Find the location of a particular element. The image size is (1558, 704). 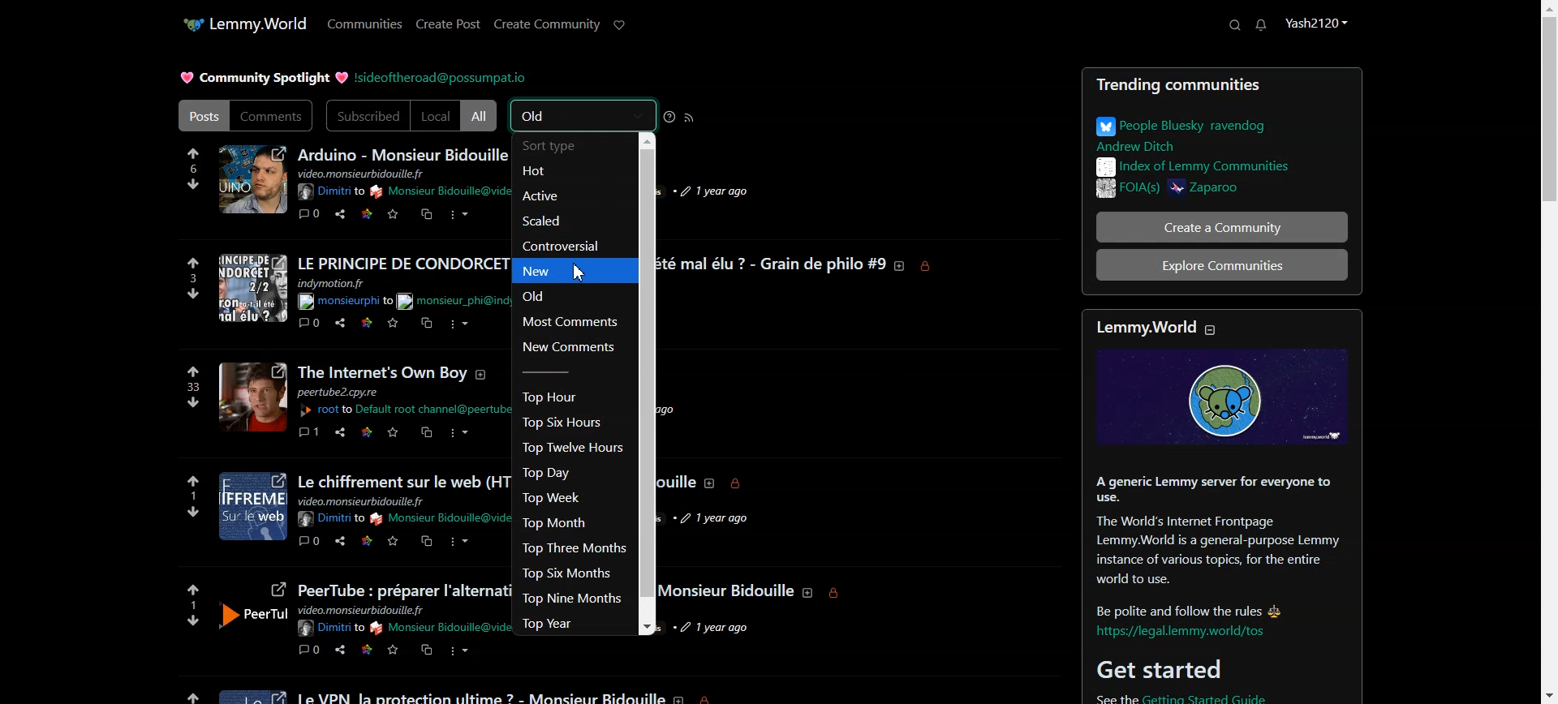

Top Year is located at coordinates (553, 624).